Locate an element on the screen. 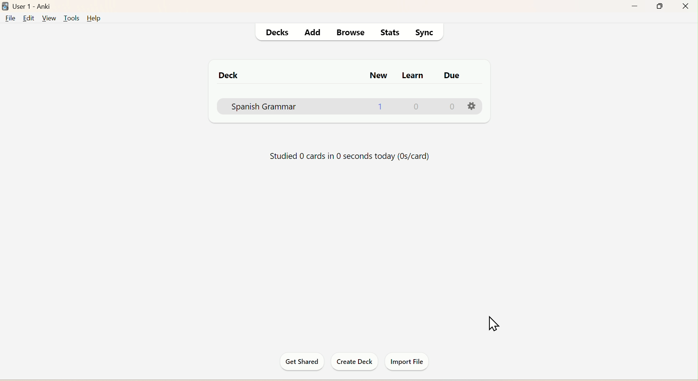 The width and height of the screenshot is (698, 381). Minimize is located at coordinates (636, 6).